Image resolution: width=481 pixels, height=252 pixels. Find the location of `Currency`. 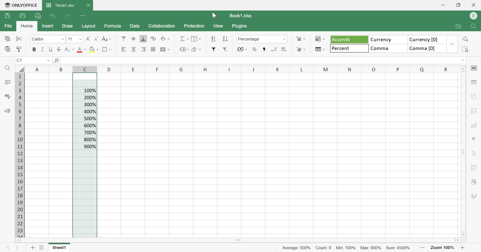

Currency is located at coordinates (387, 39).